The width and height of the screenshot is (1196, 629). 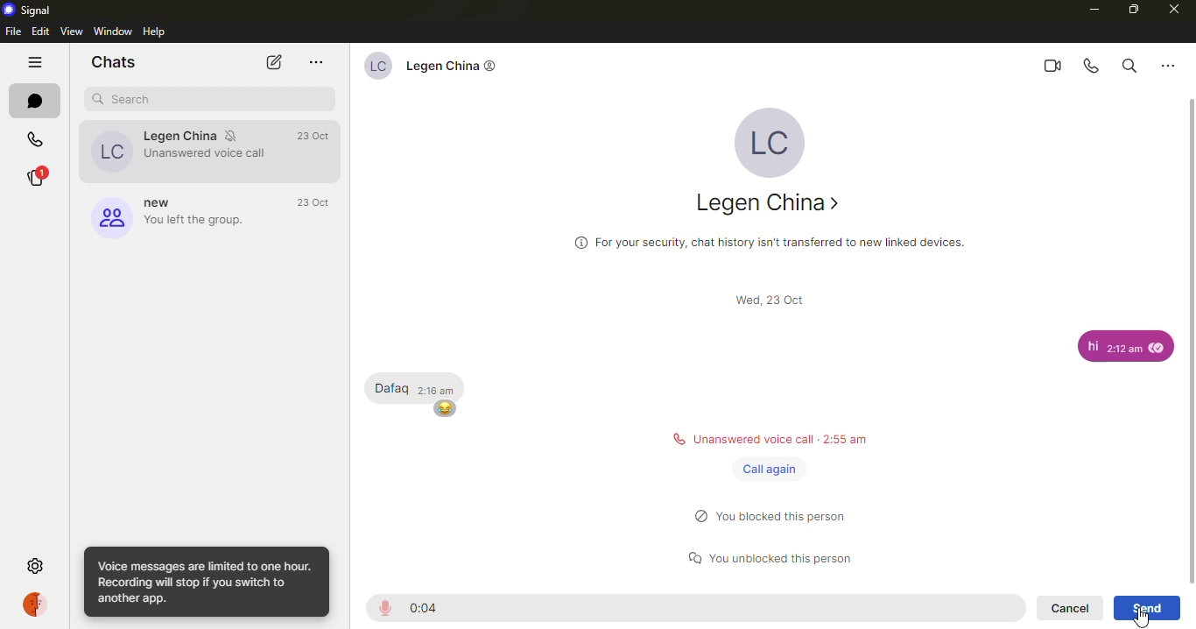 I want to click on edit, so click(x=42, y=32).